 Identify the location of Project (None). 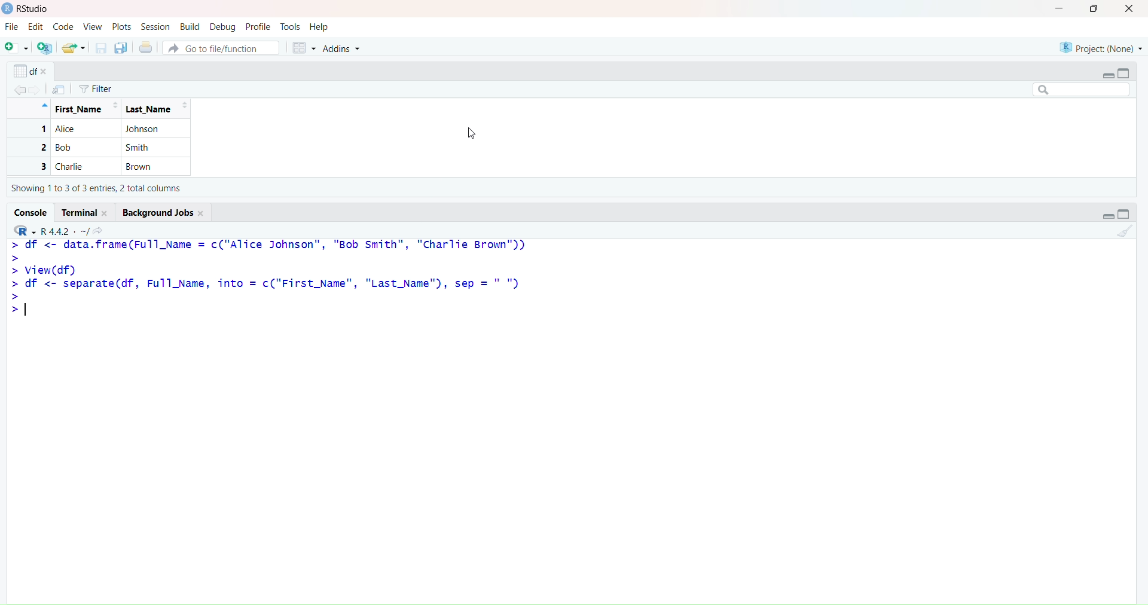
(1100, 44).